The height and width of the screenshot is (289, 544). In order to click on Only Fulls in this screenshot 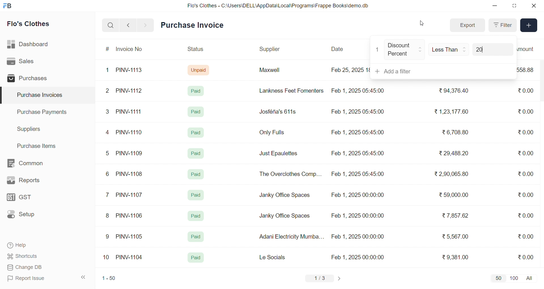, I will do `click(274, 134)`.